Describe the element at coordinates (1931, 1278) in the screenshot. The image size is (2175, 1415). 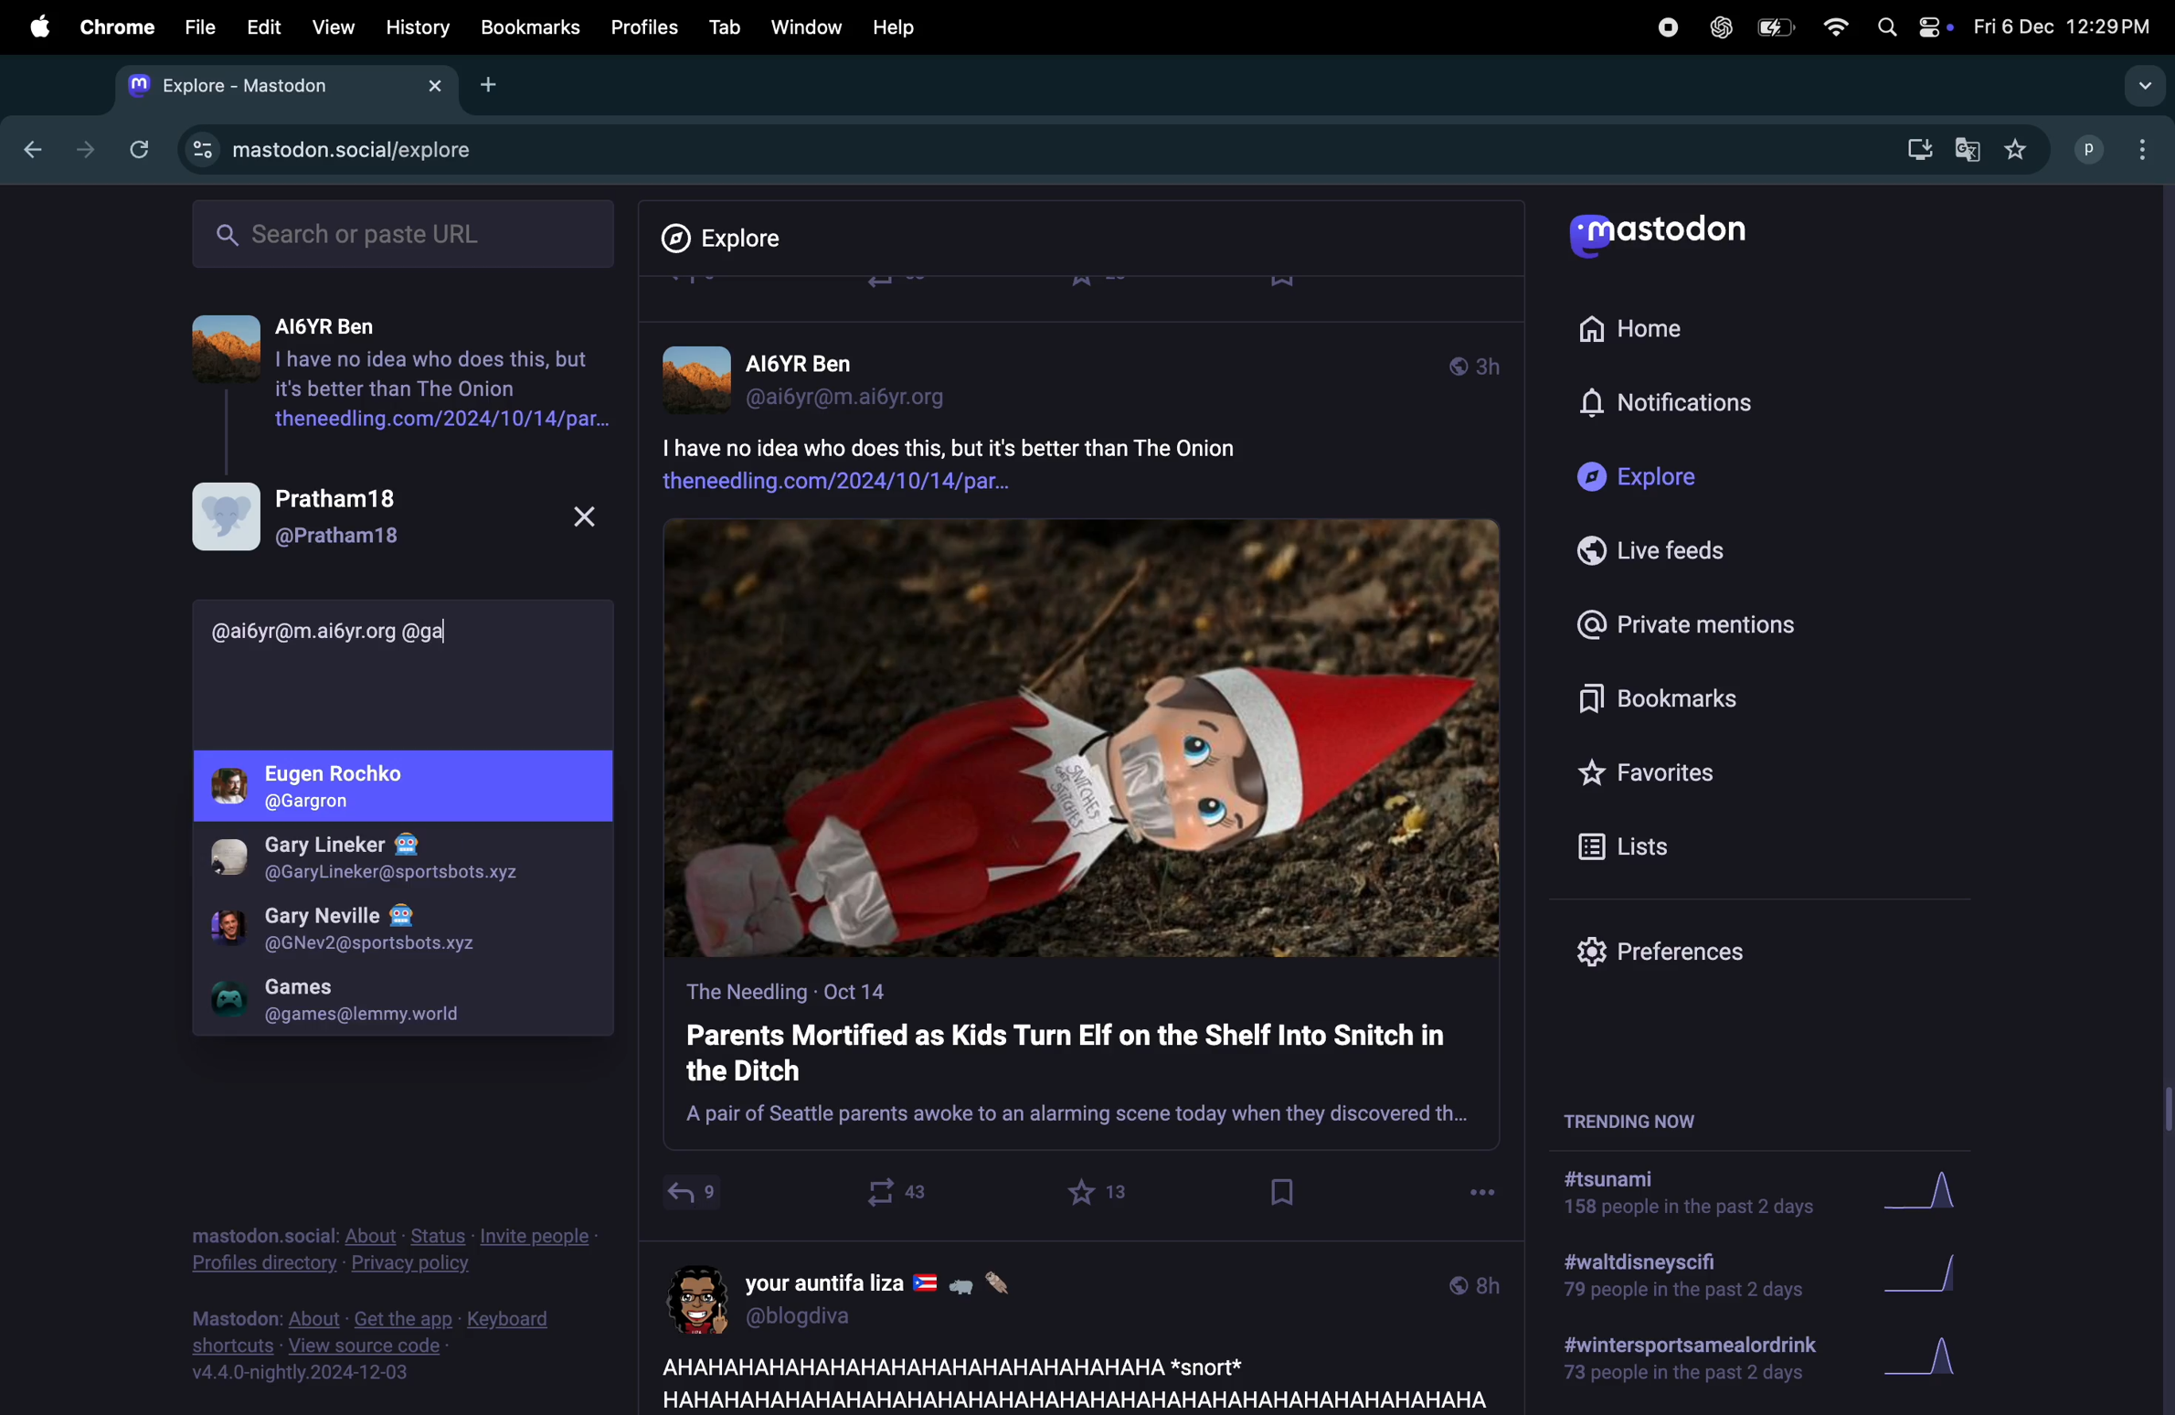
I see `graph` at that location.